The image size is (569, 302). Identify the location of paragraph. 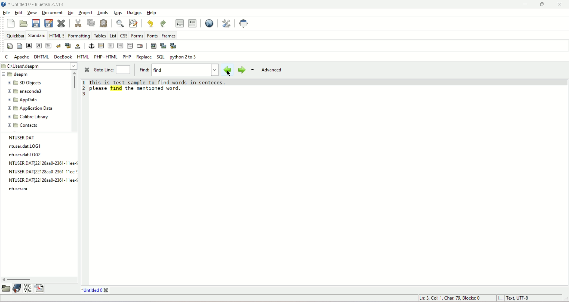
(49, 46).